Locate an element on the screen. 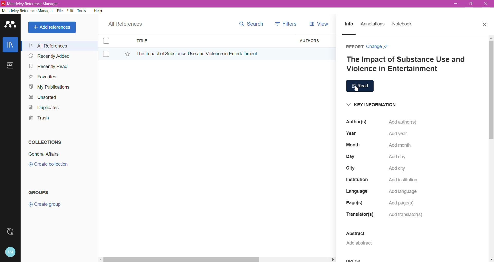 The image size is (494, 262). Filters is located at coordinates (286, 24).